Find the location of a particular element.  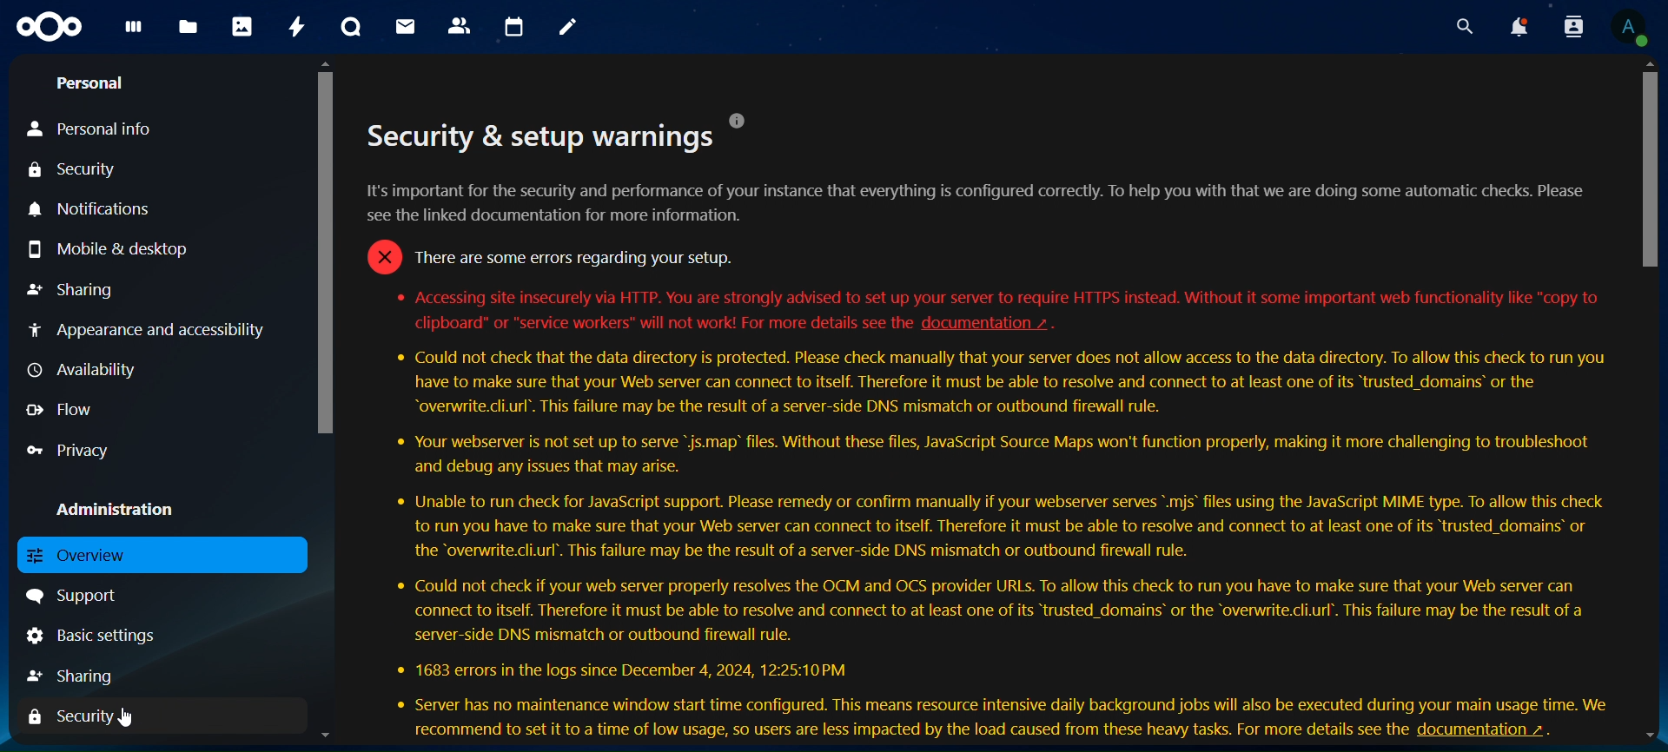

files is located at coordinates (188, 28).